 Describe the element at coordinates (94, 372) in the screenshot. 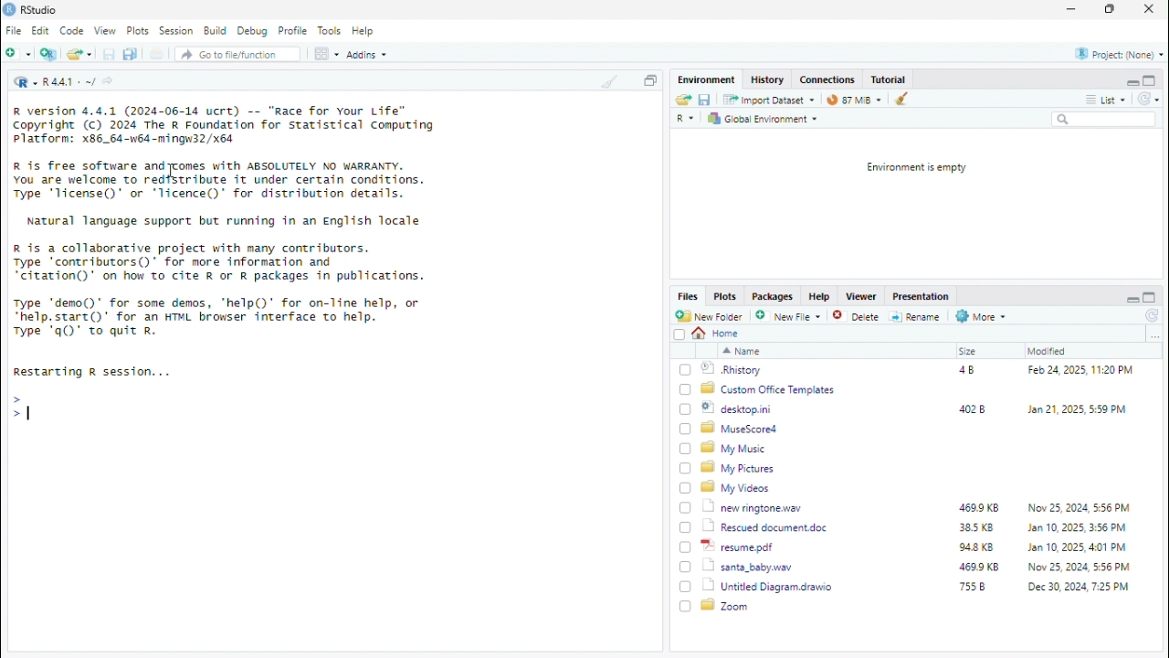

I see `Restarting R session...` at that location.